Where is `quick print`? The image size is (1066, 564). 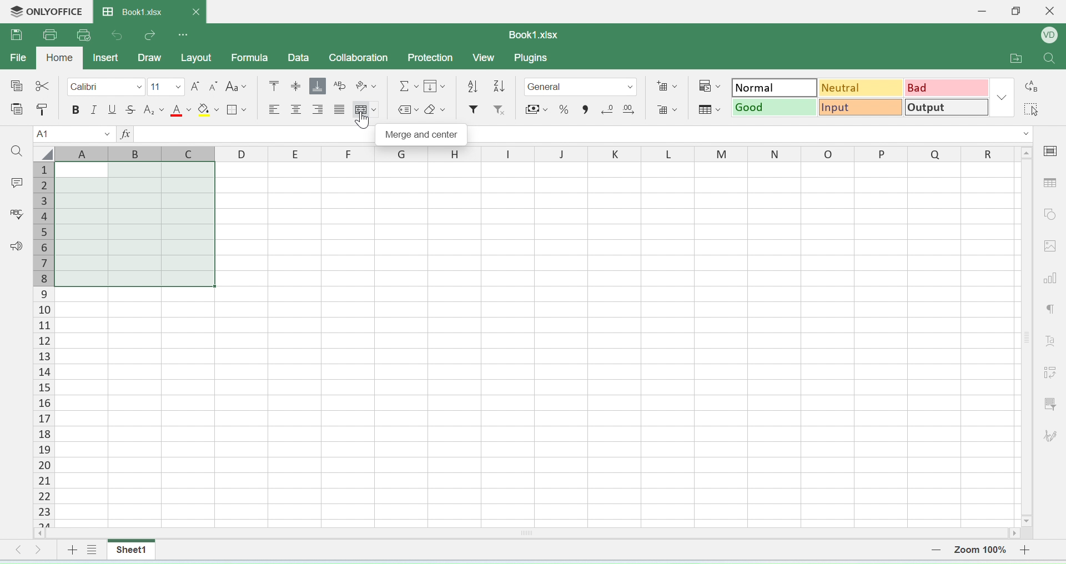 quick print is located at coordinates (87, 34).